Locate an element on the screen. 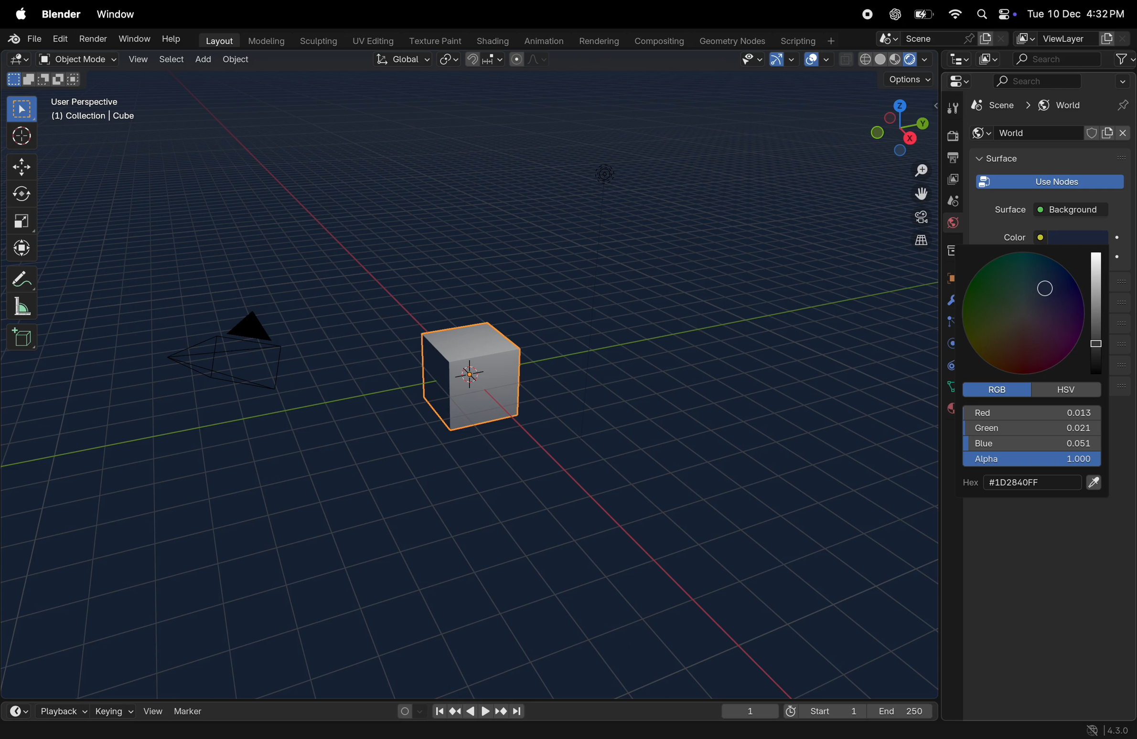  - Use Nodes is located at coordinates (1049, 181).